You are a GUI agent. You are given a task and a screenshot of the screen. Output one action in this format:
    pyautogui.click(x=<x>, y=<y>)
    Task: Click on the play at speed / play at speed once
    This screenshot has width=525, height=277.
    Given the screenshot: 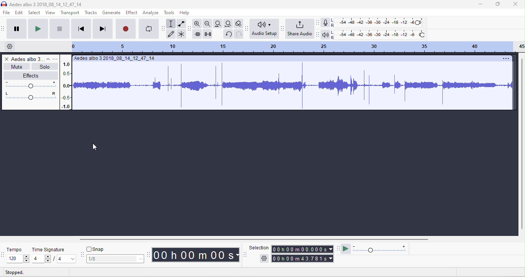 What is the action you would take?
    pyautogui.click(x=346, y=249)
    